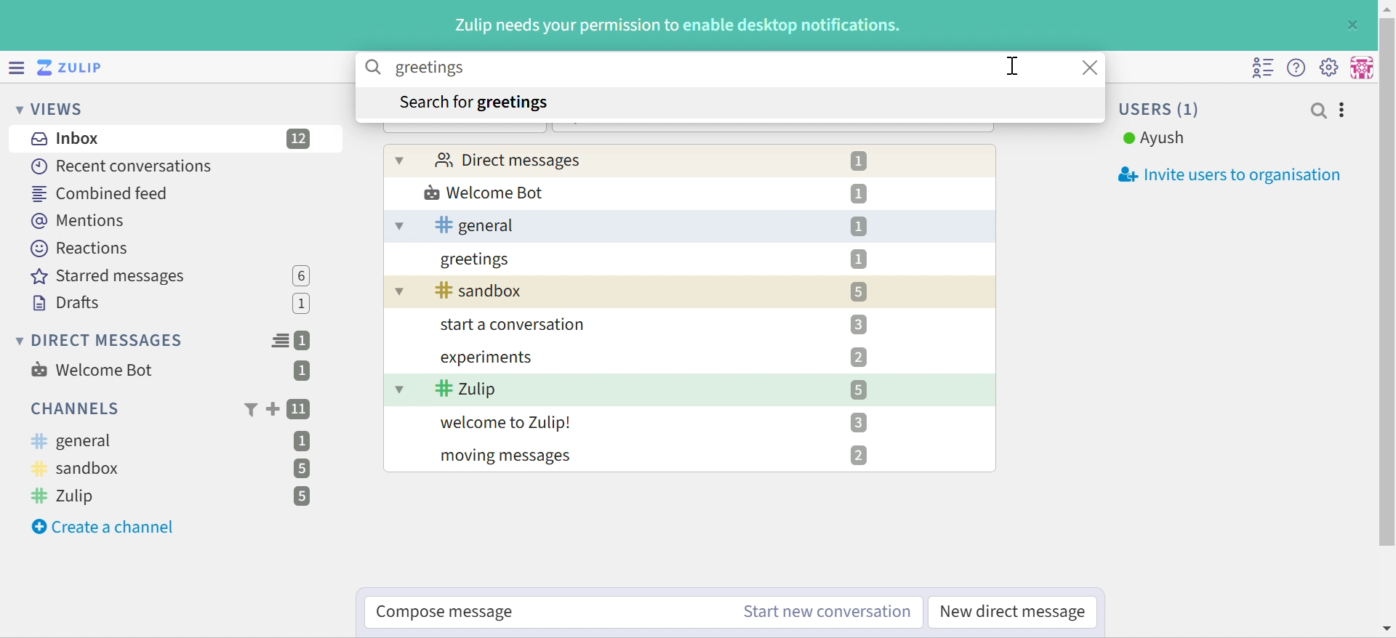  I want to click on DIRECT MESSAGES, so click(100, 341).